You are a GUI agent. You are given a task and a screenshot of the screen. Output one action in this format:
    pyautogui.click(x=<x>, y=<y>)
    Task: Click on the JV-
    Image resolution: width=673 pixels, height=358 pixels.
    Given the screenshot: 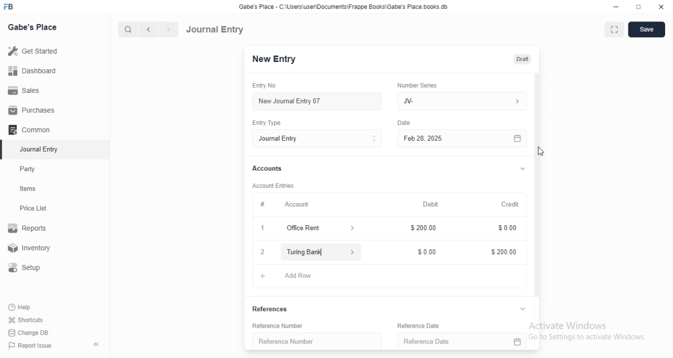 What is the action you would take?
    pyautogui.click(x=464, y=101)
    